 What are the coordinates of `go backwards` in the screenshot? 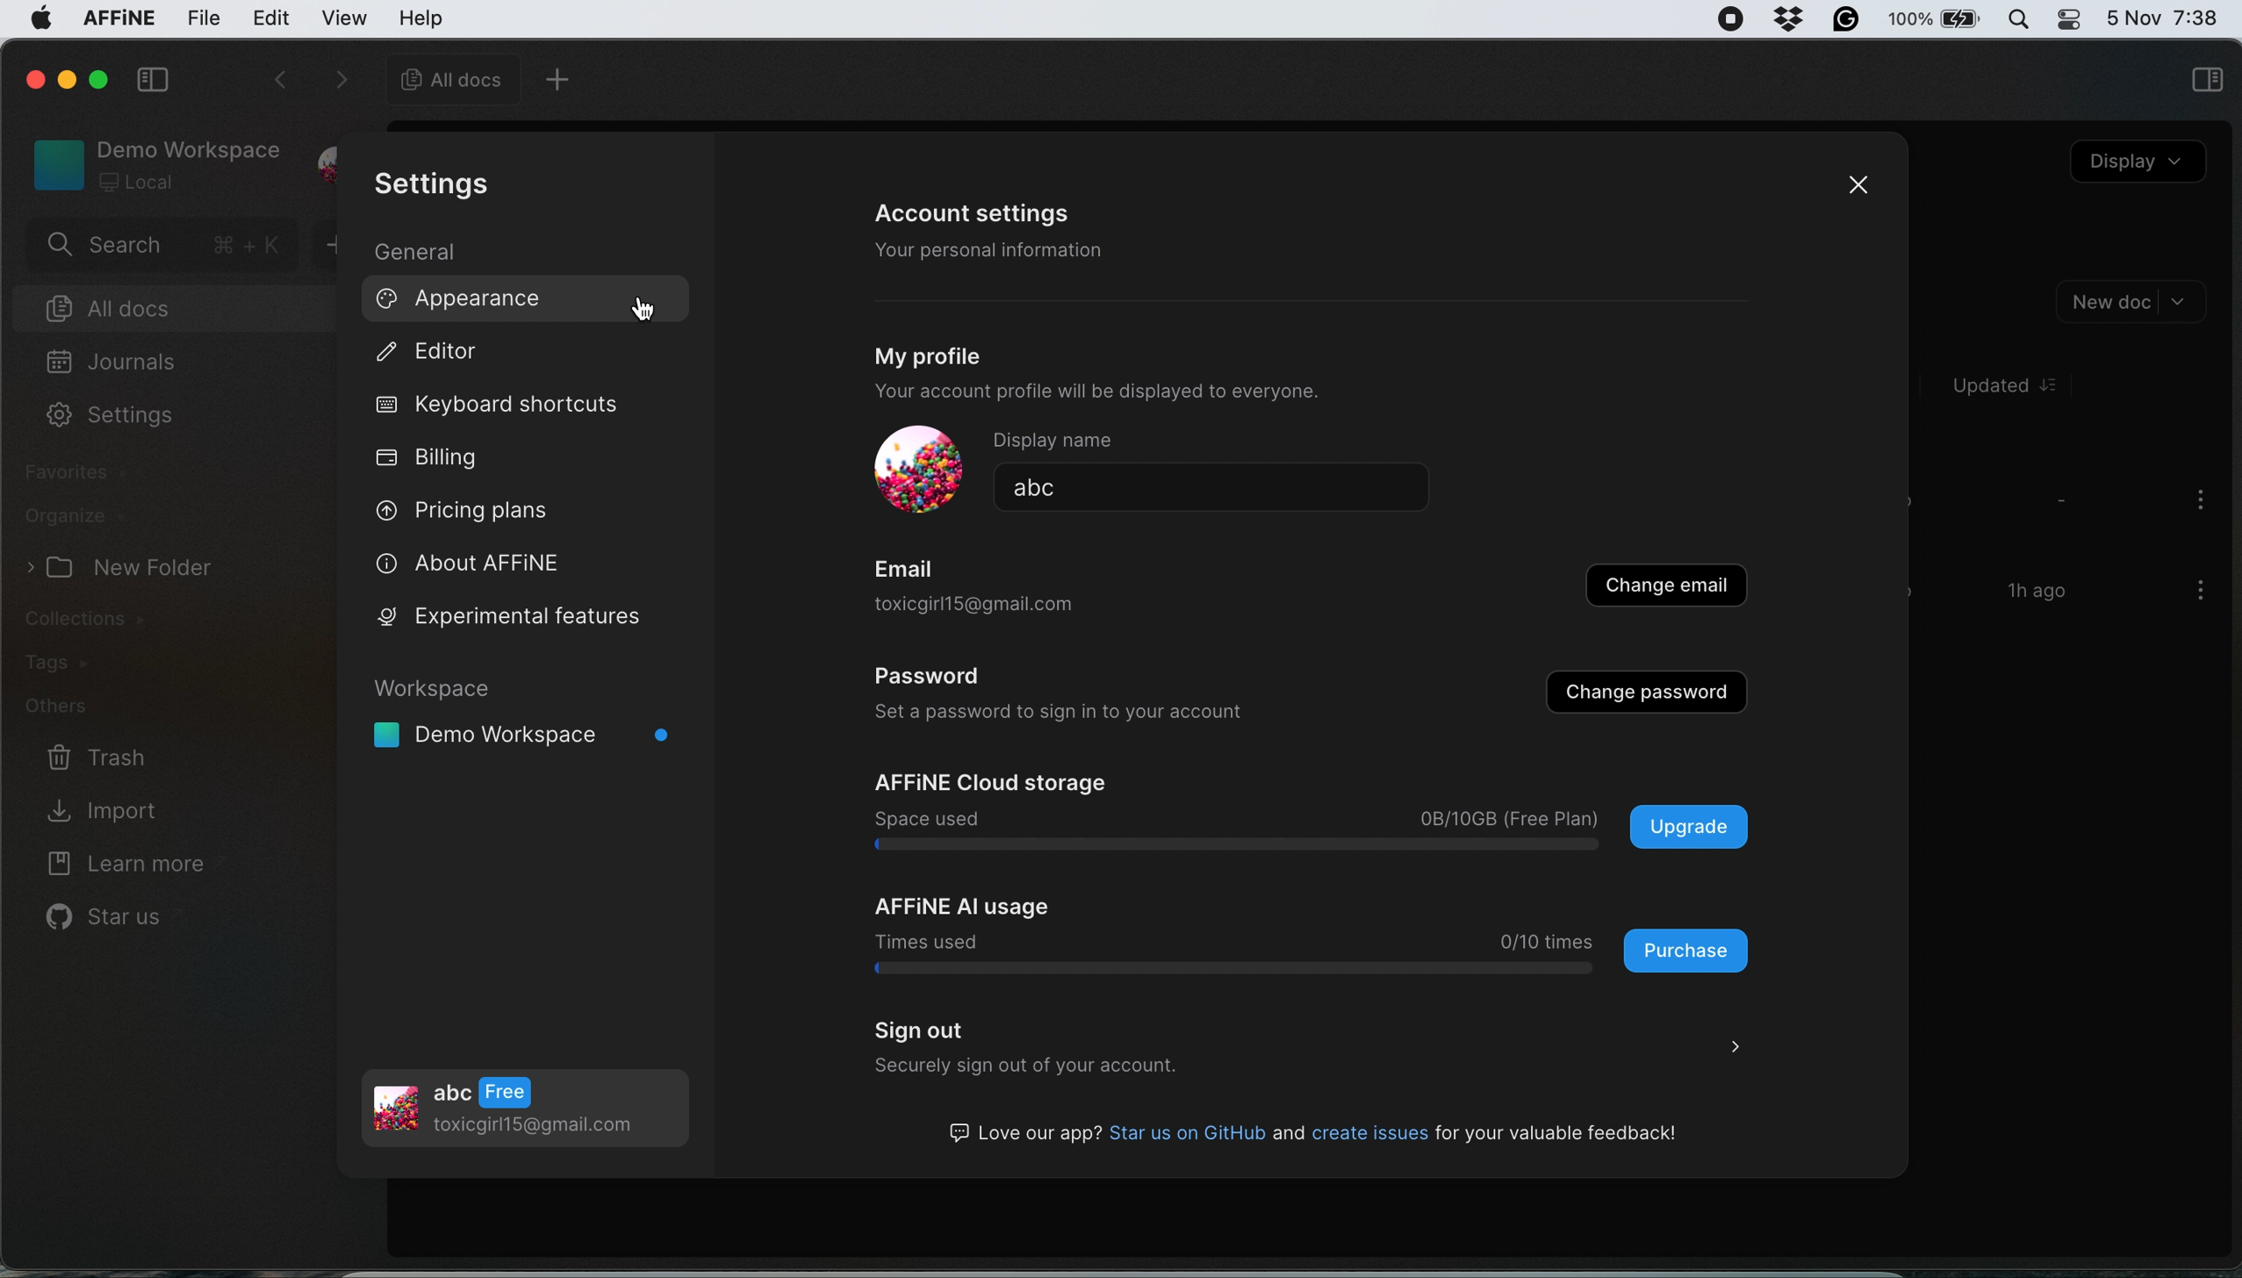 It's located at (278, 83).